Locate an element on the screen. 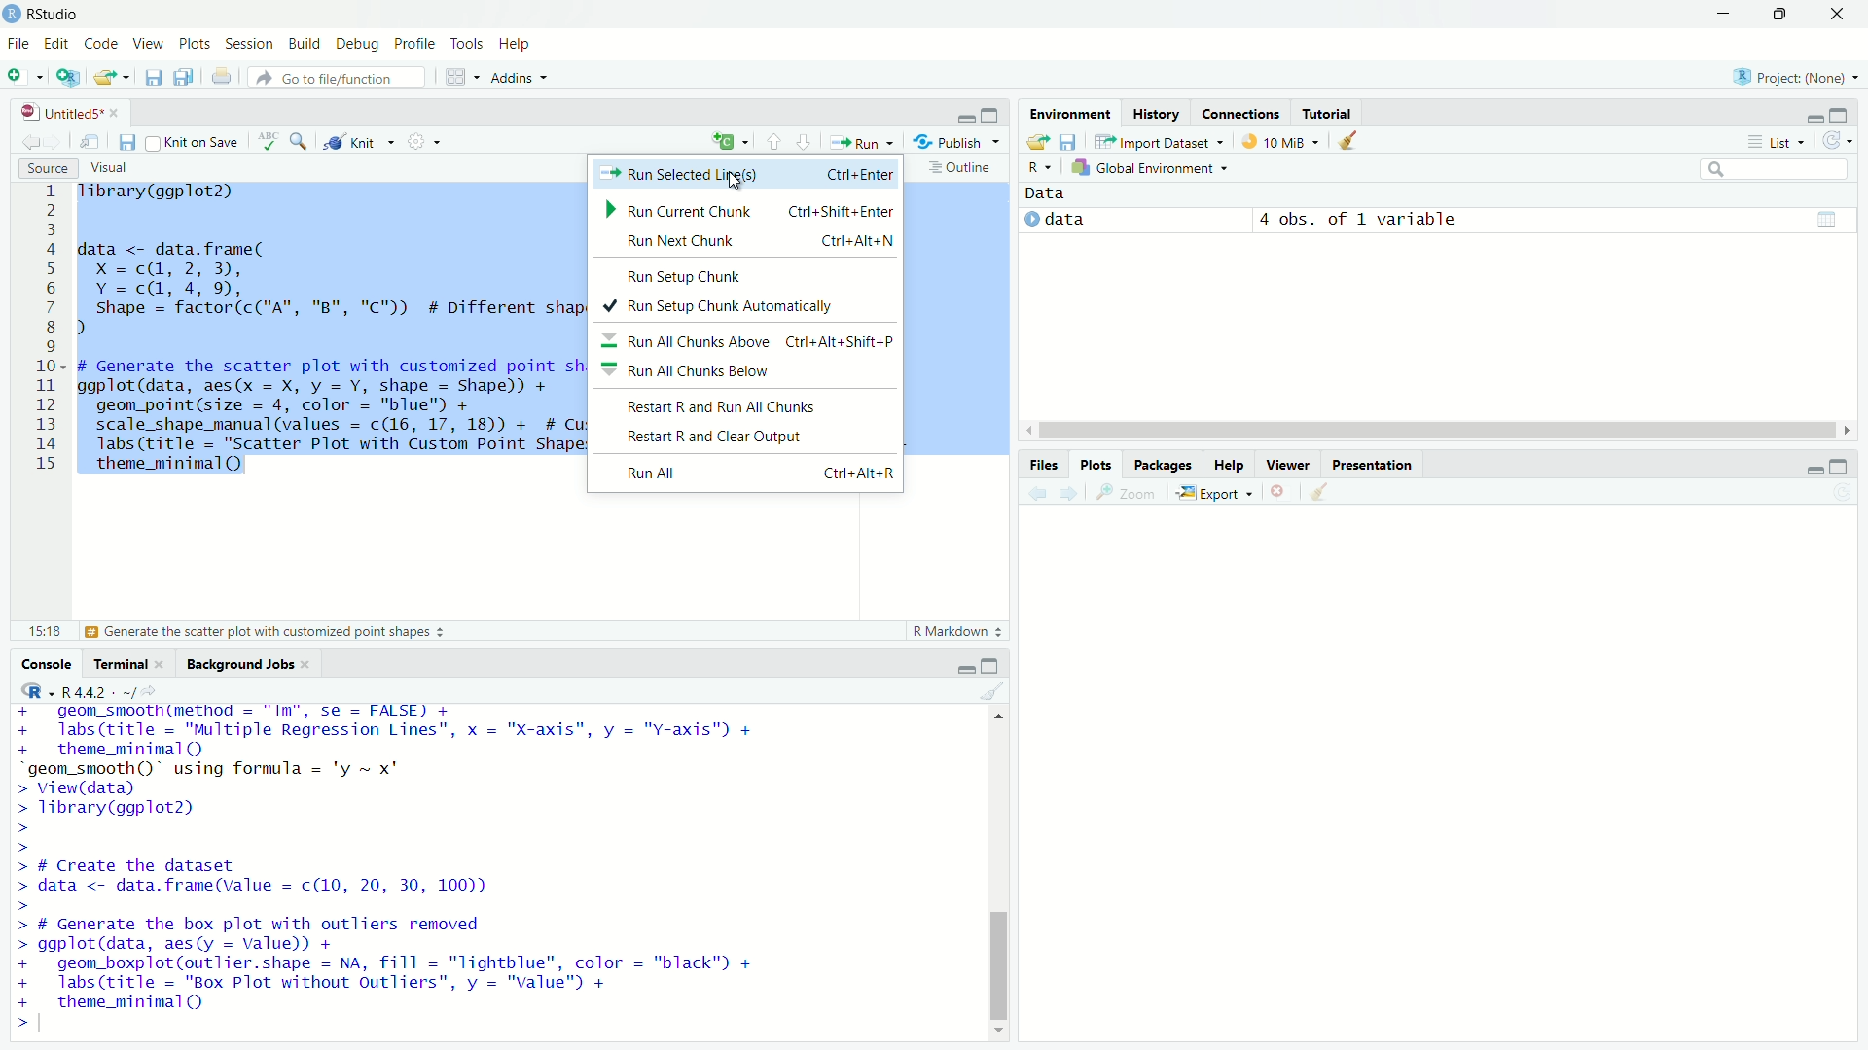 The height and width of the screenshot is (1050, 1868). Code is located at coordinates (99, 42).